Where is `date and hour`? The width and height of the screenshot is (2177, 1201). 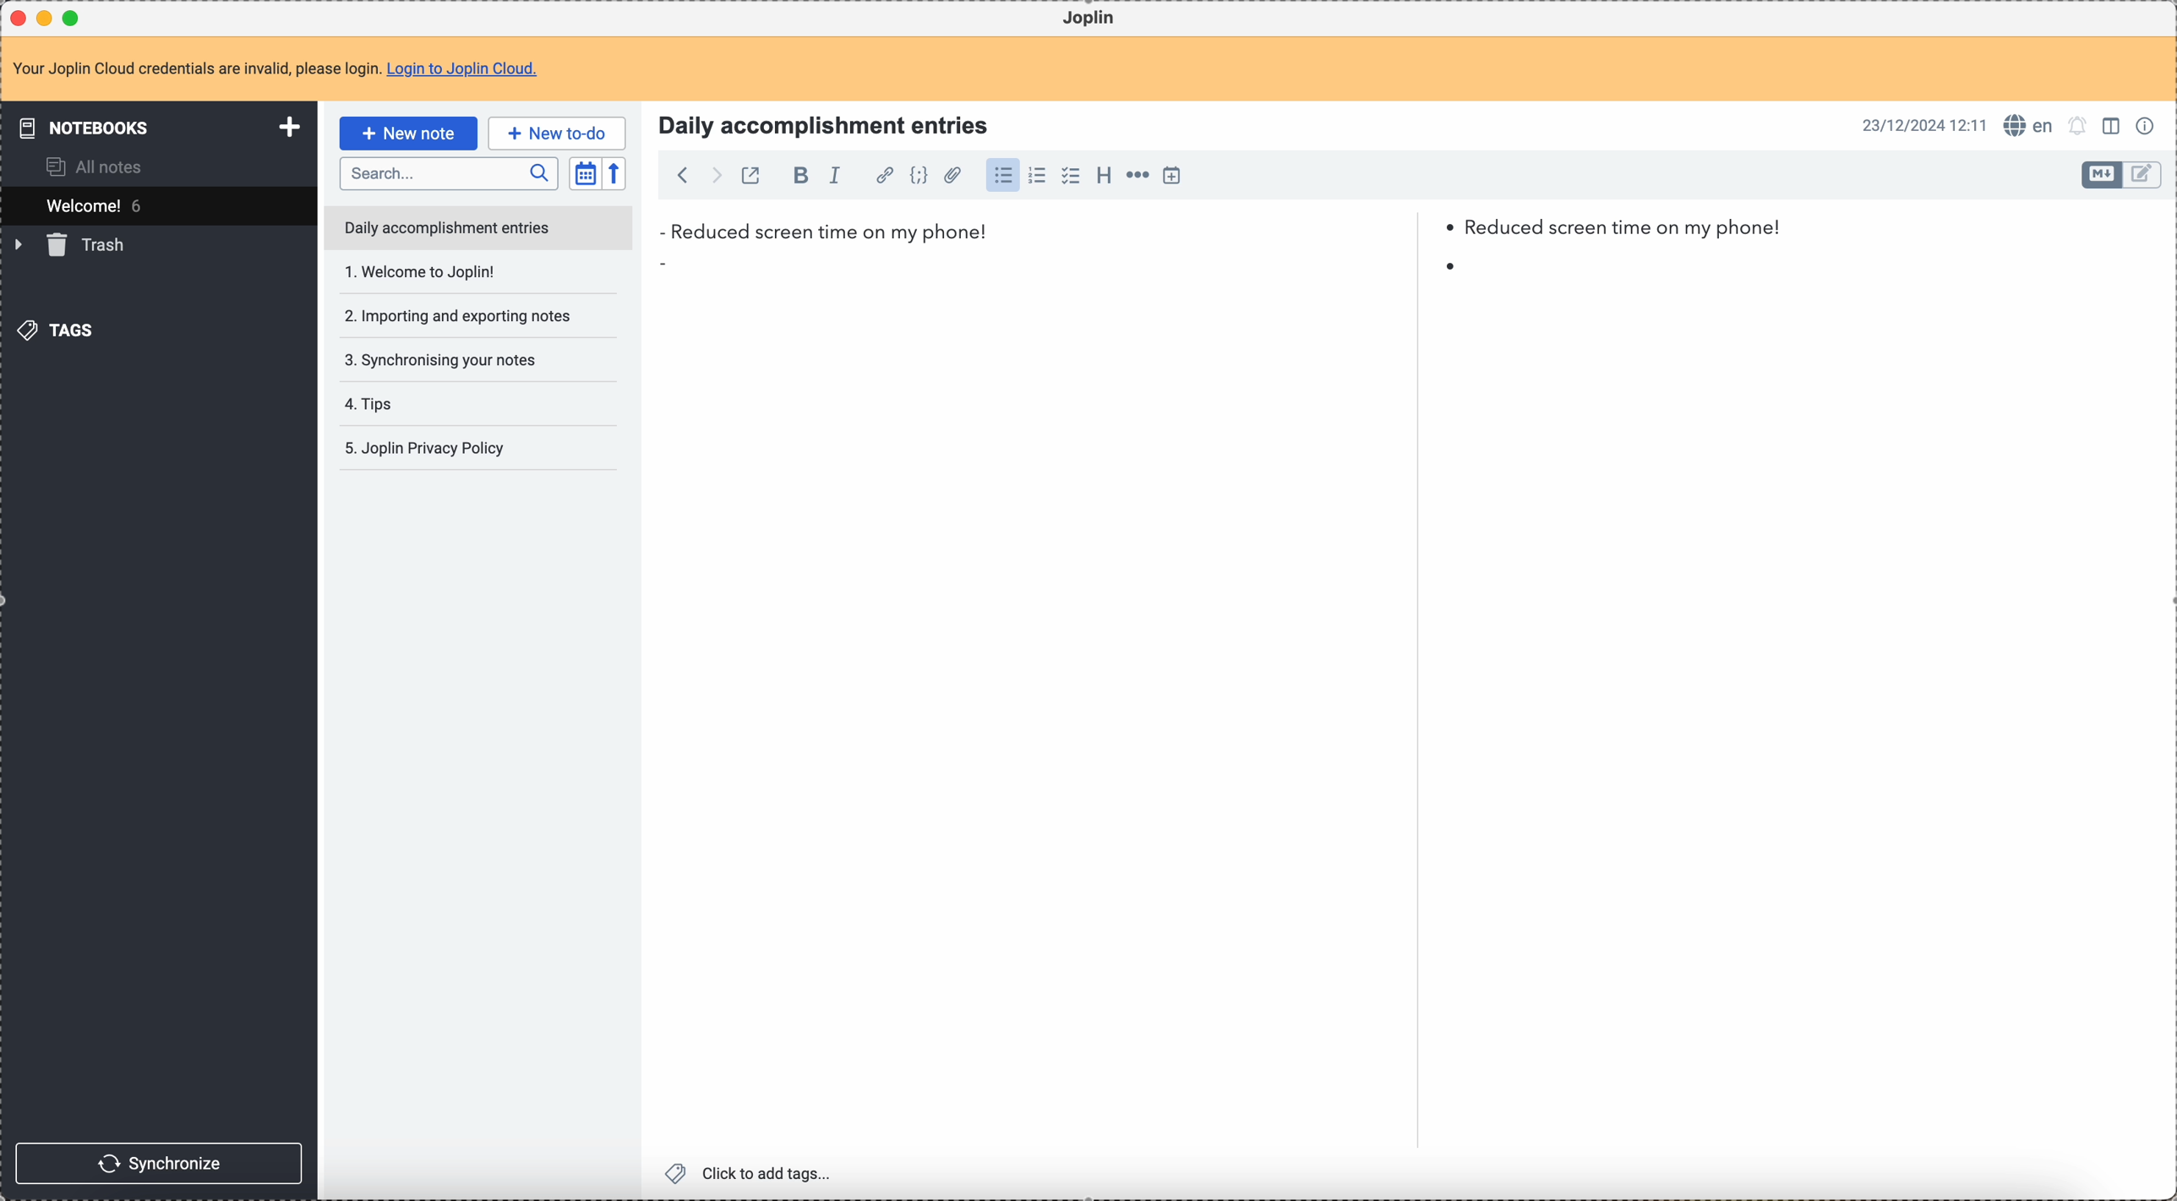
date and hour is located at coordinates (1922, 125).